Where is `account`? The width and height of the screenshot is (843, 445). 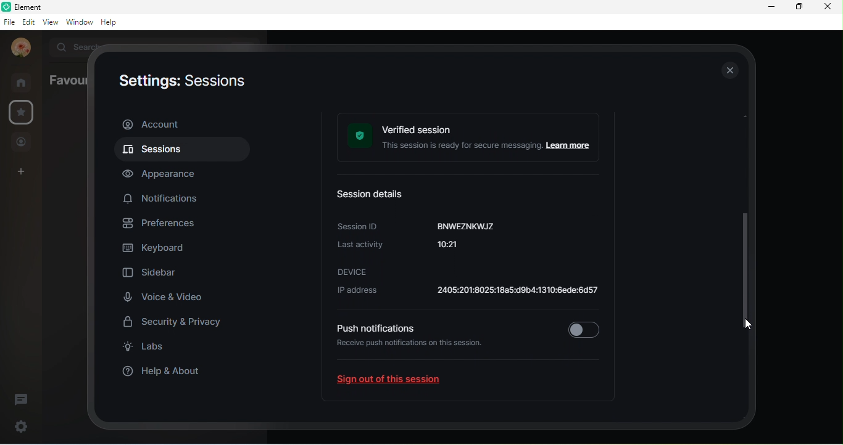 account is located at coordinates (20, 47).